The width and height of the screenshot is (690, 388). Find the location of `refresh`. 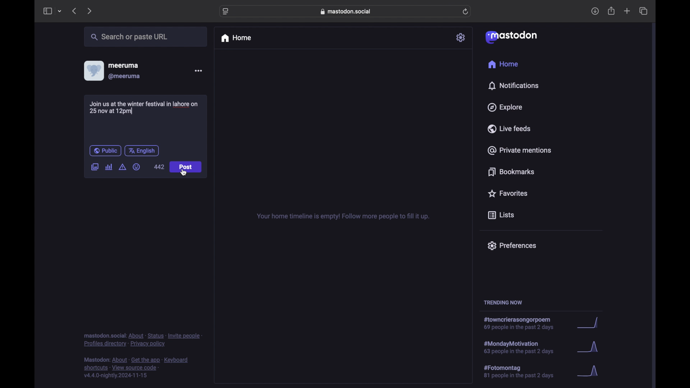

refresh is located at coordinates (466, 12).